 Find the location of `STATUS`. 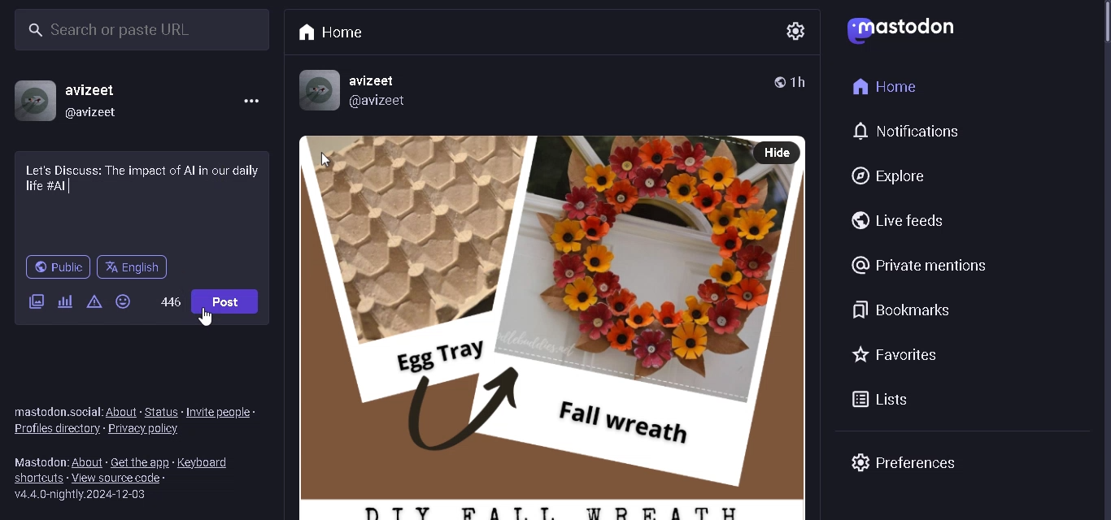

STATUS is located at coordinates (162, 411).